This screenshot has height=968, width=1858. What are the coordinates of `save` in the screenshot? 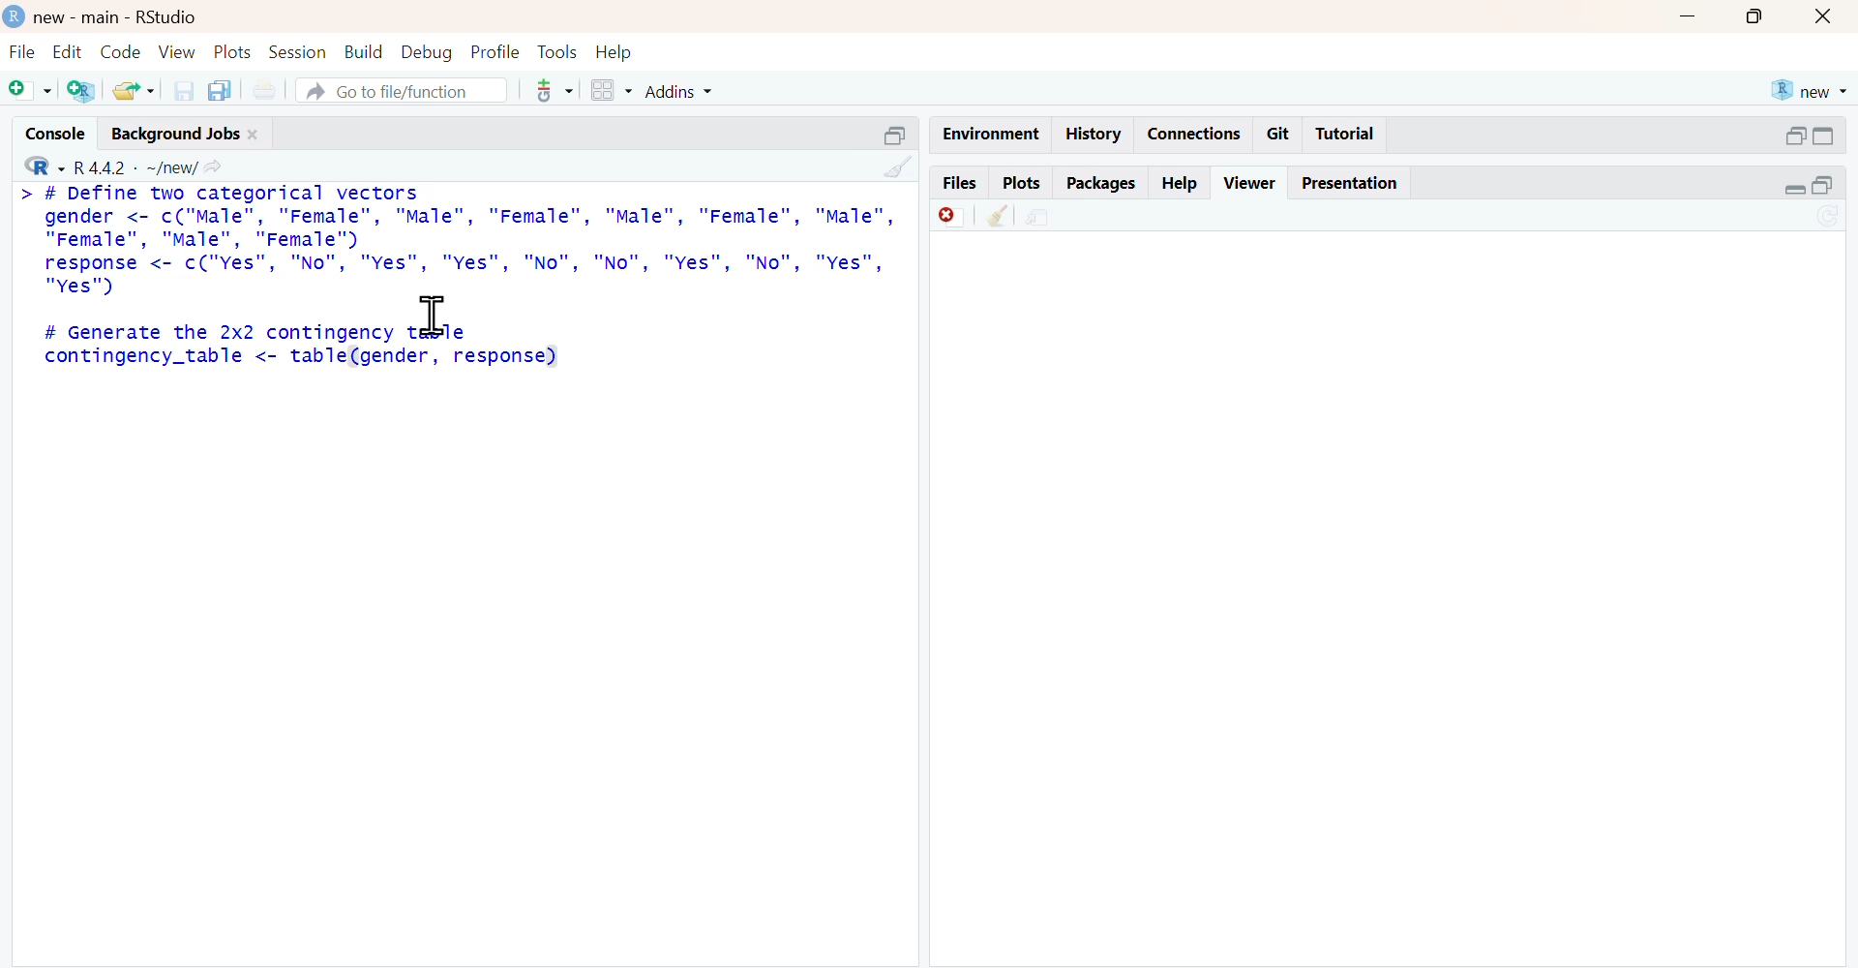 It's located at (184, 91).